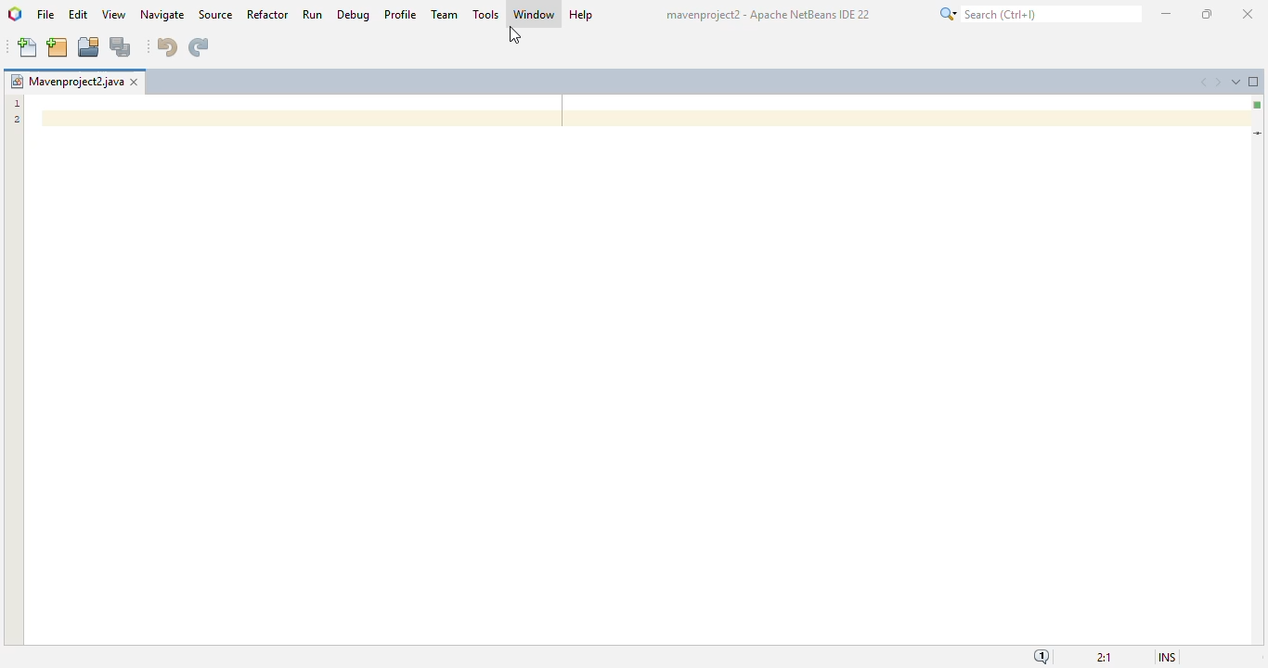  What do you see at coordinates (199, 47) in the screenshot?
I see `redo` at bounding box center [199, 47].